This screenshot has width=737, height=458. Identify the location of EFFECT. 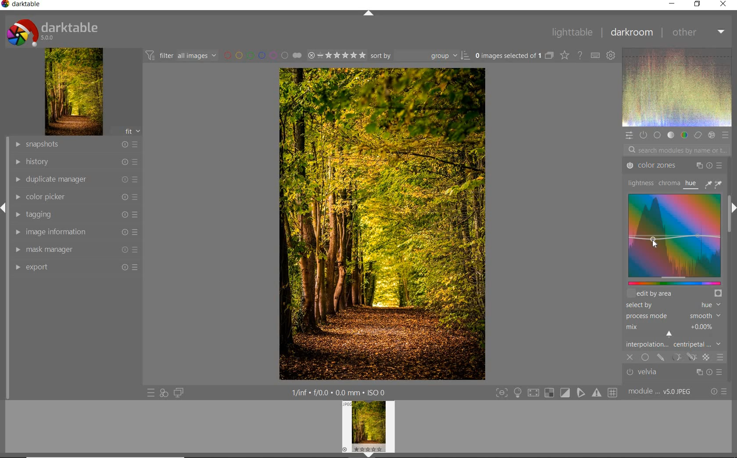
(711, 135).